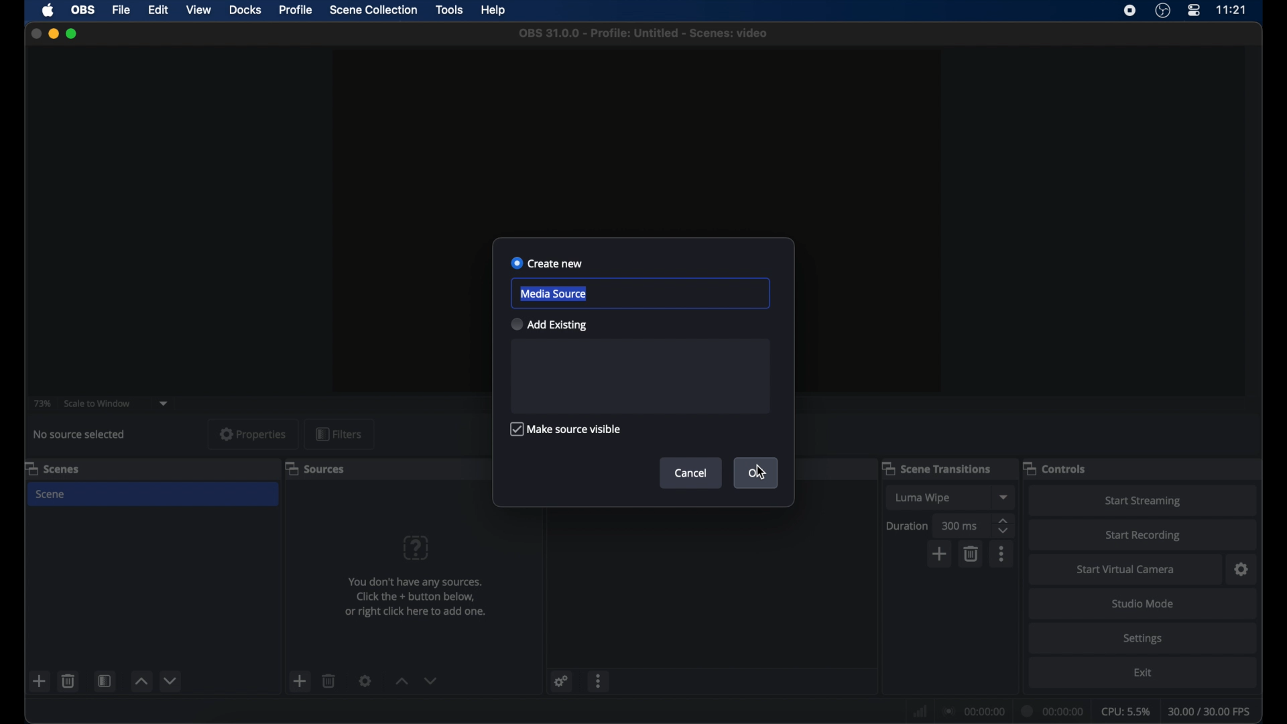 The height and width of the screenshot is (724, 1287). Describe the element at coordinates (763, 473) in the screenshot. I see `cursor` at that location.